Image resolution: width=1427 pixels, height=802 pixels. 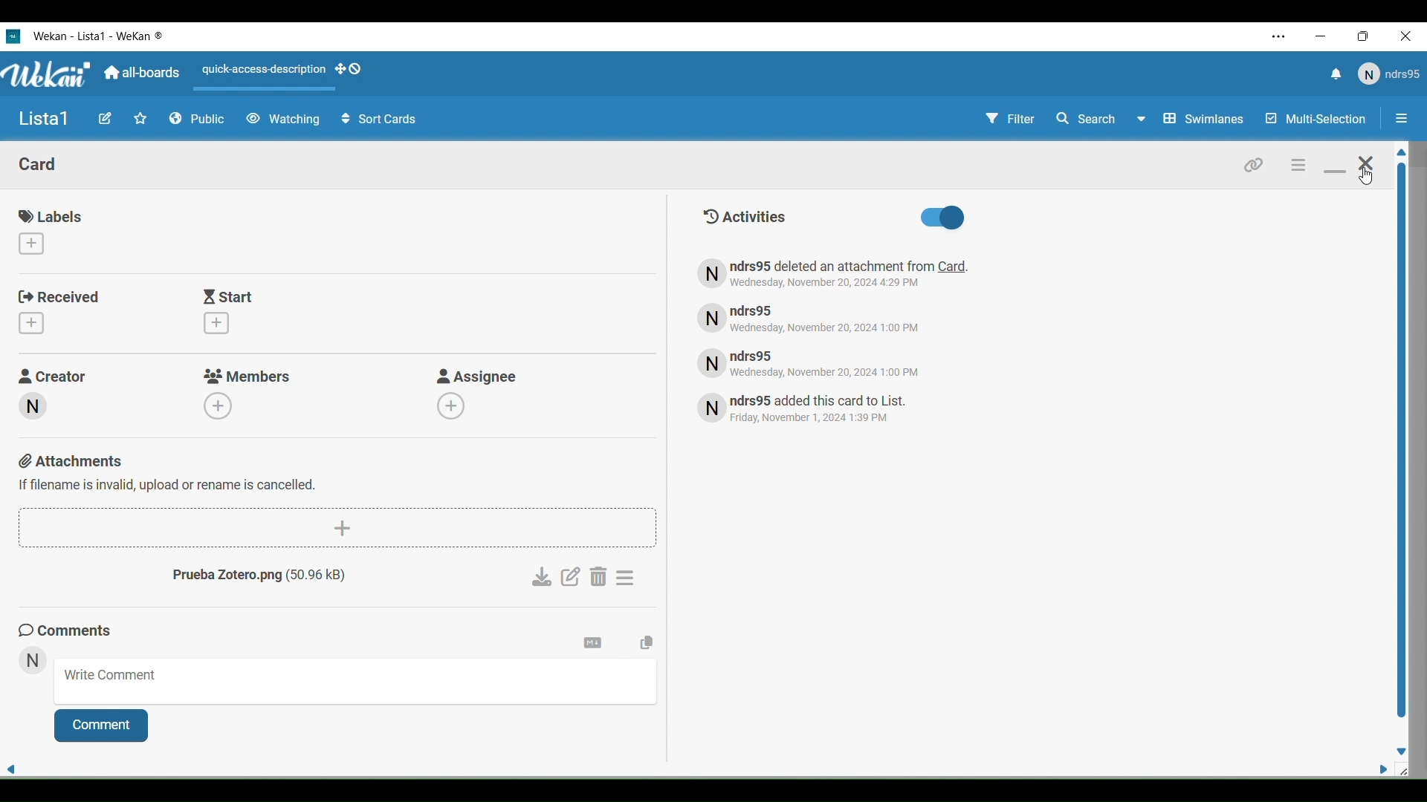 I want to click on Text, so click(x=820, y=317).